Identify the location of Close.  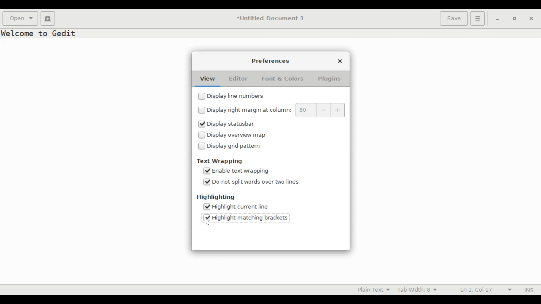
(532, 19).